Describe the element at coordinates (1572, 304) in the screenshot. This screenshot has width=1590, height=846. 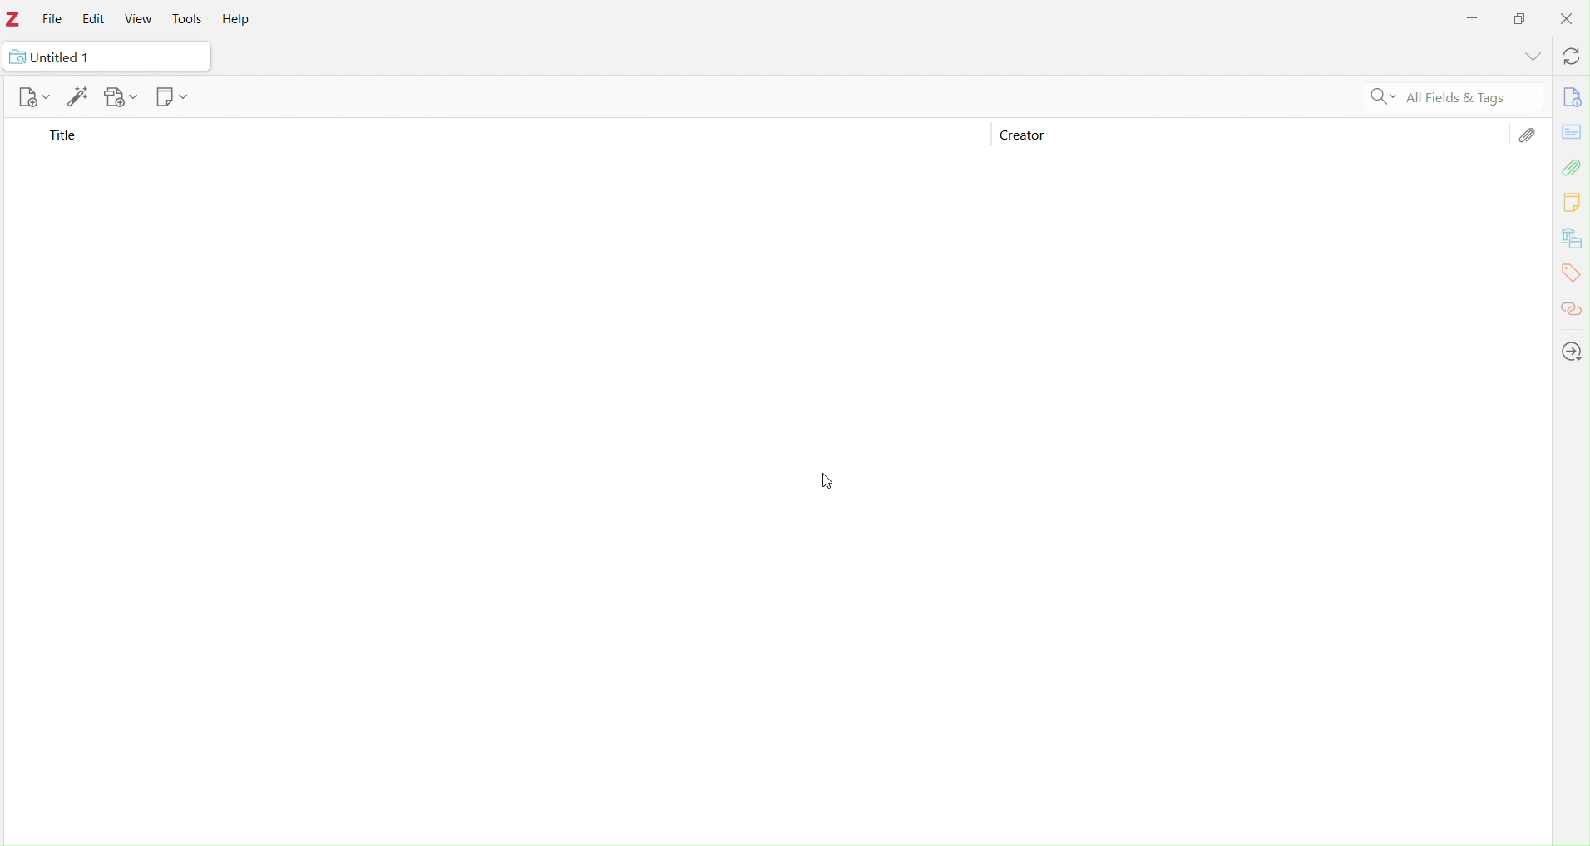
I see `Links` at that location.